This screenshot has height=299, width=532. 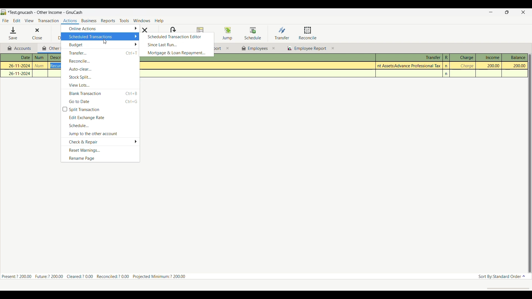 I want to click on Present:? 200.00 Future:? 200.00 Cleared:? 0.00 Reconciled:? 0.00 Projected Minimum: ? 200.00, so click(x=97, y=275).